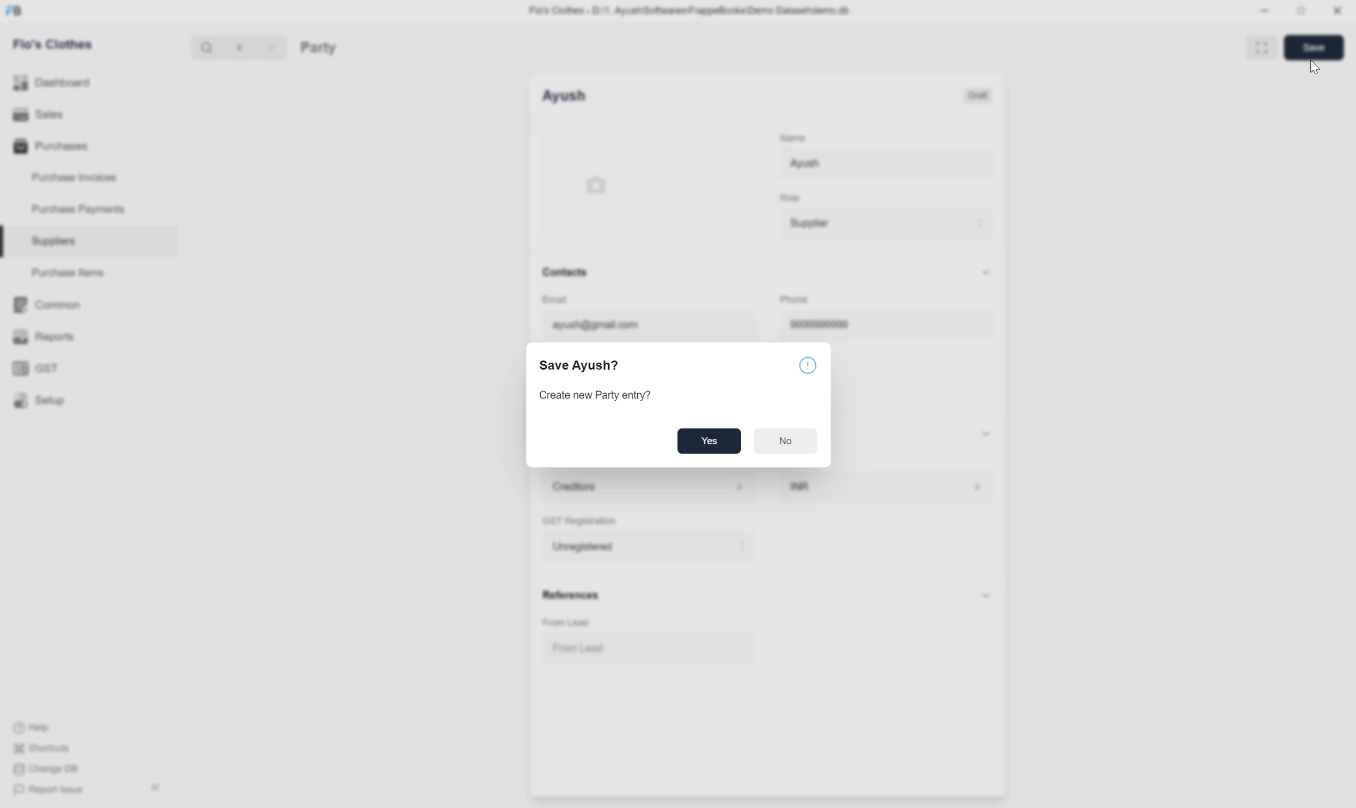  What do you see at coordinates (808, 365) in the screenshot?
I see `More information` at bounding box center [808, 365].